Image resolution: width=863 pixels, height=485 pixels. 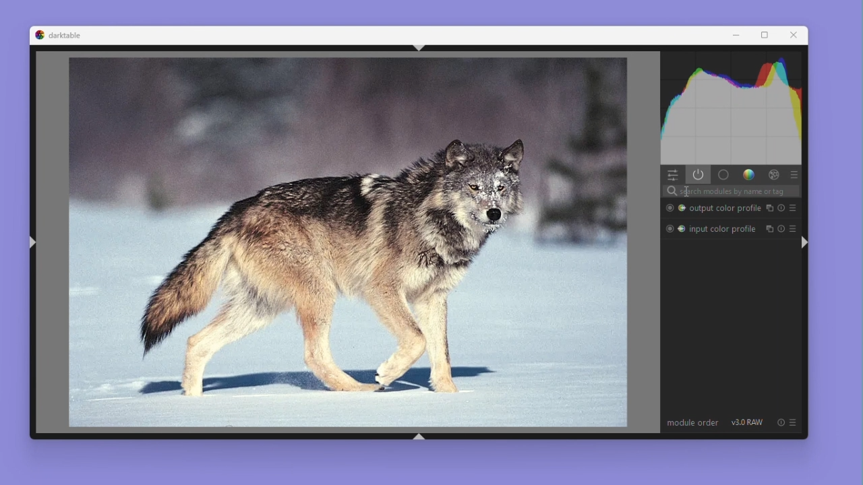 What do you see at coordinates (768, 227) in the screenshot?
I see `Instance` at bounding box center [768, 227].